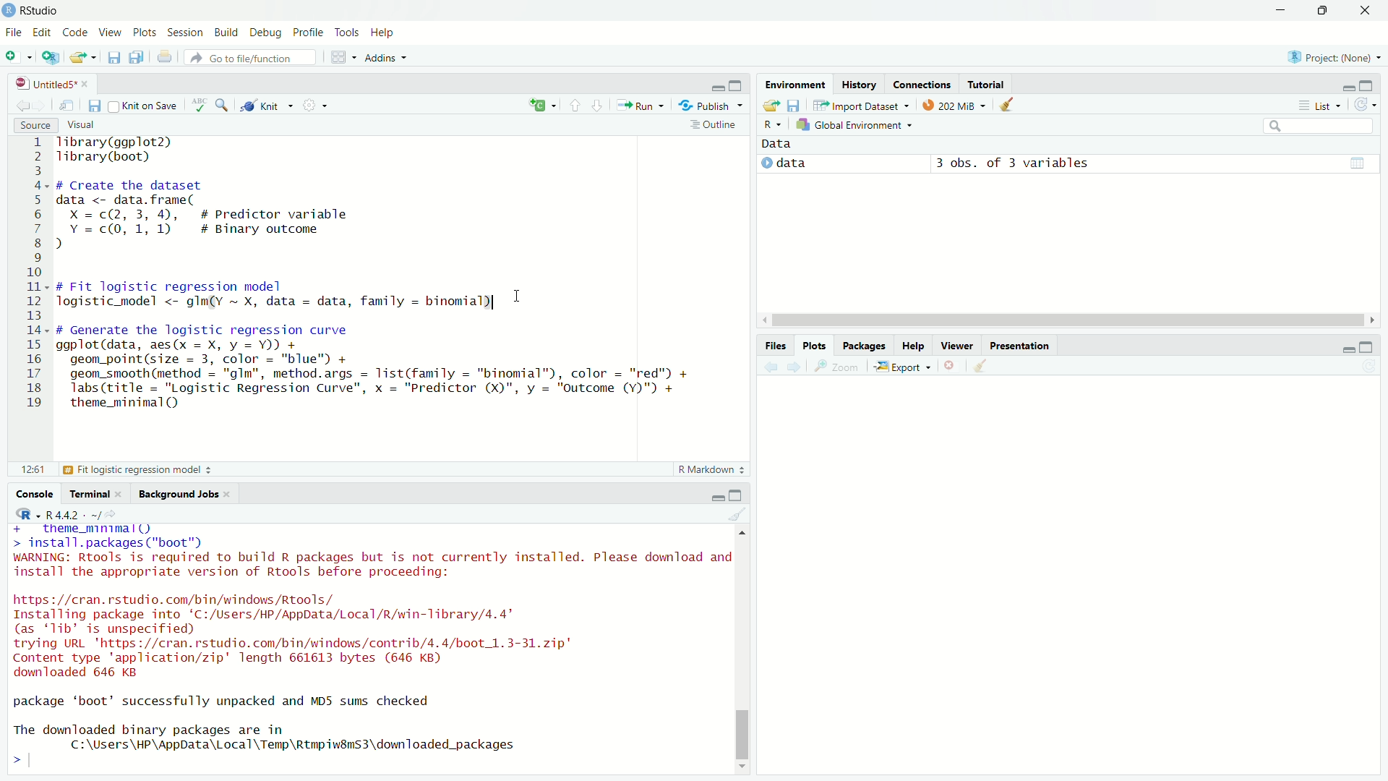 The image size is (1388, 781). I want to click on cursor, so click(518, 296).